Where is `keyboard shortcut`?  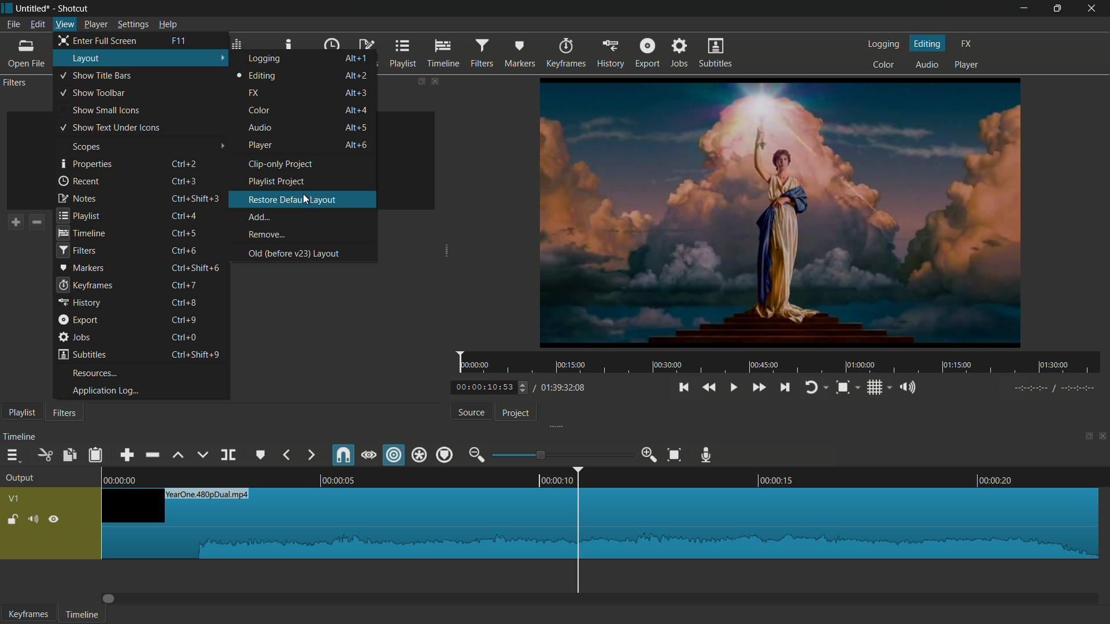
keyboard shortcut is located at coordinates (184, 180).